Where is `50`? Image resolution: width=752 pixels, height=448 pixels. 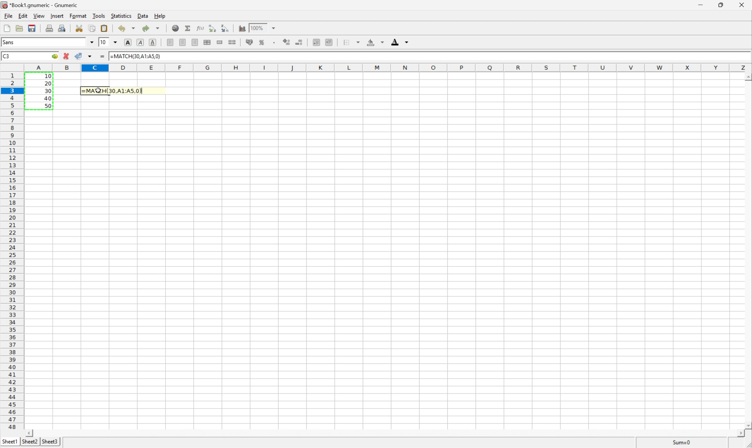
50 is located at coordinates (47, 105).